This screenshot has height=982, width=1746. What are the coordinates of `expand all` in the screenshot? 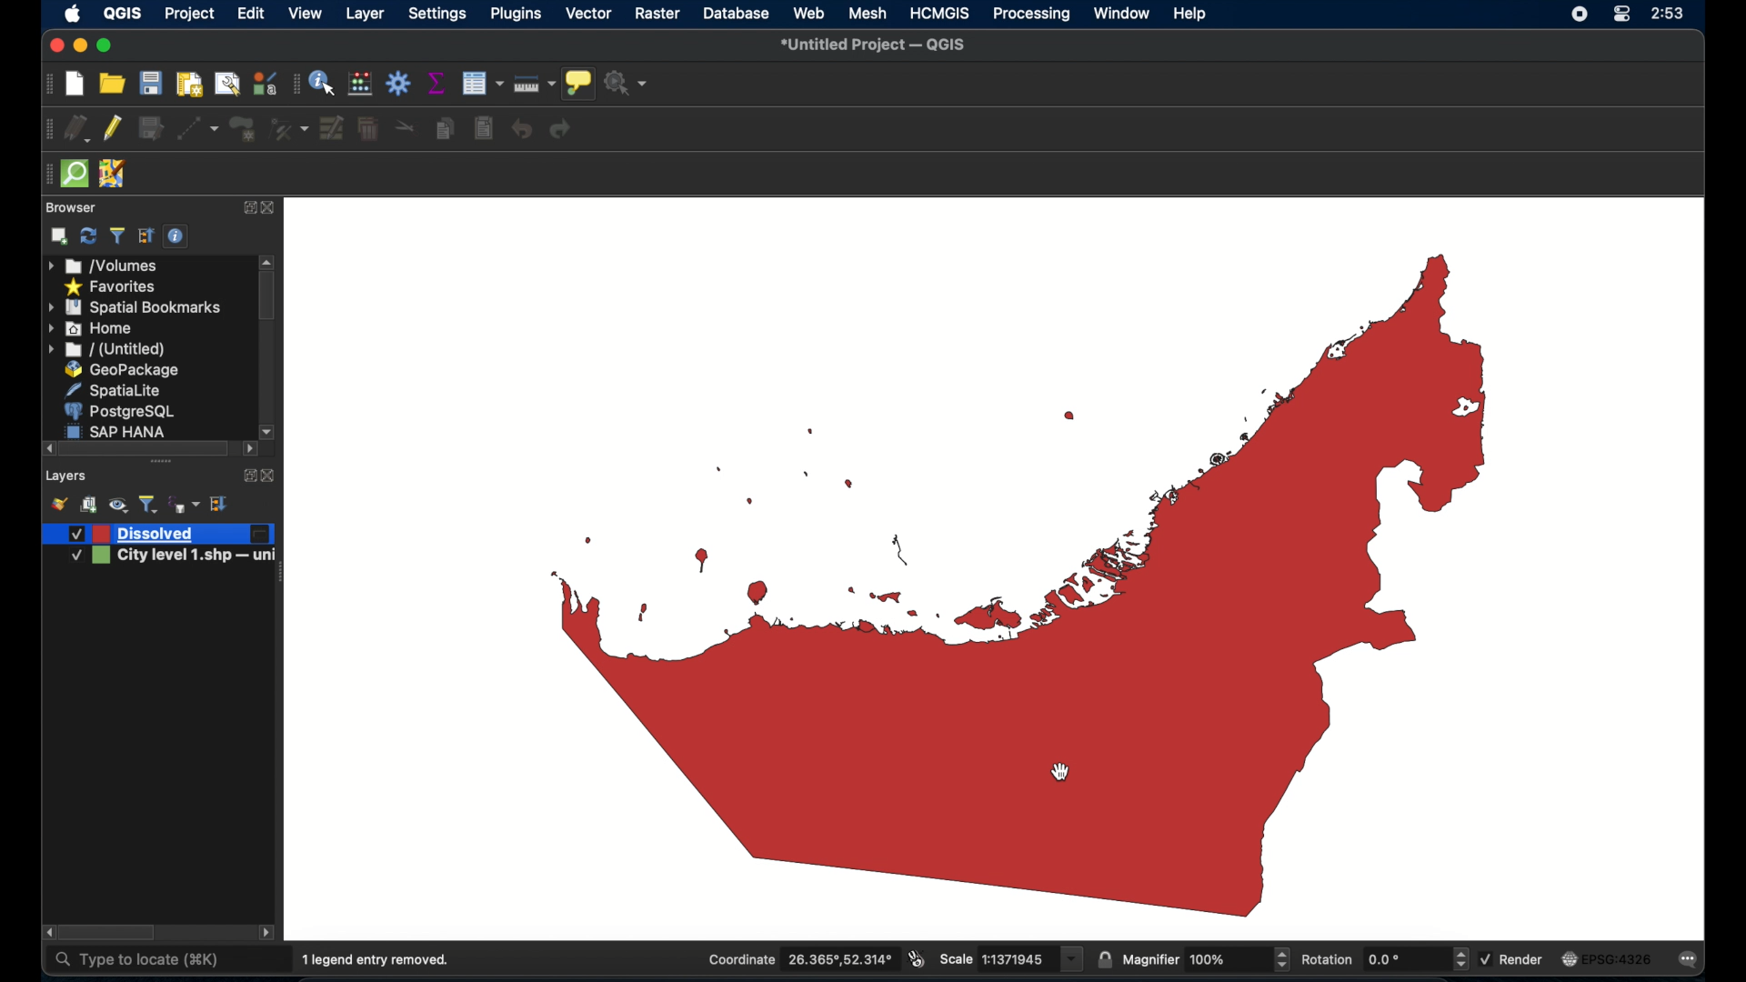 It's located at (220, 504).